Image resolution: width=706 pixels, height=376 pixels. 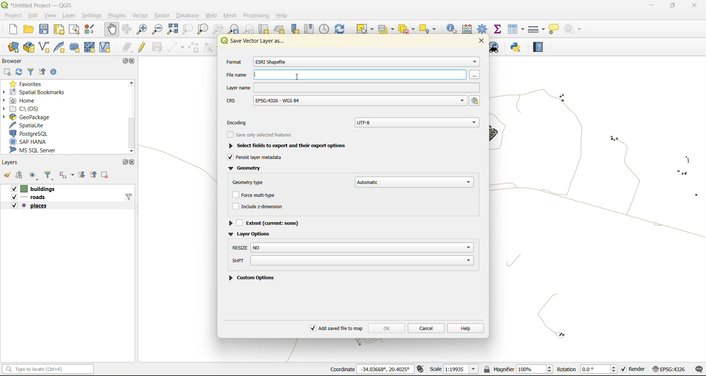 What do you see at coordinates (37, 150) in the screenshot?
I see `ms sql server` at bounding box center [37, 150].